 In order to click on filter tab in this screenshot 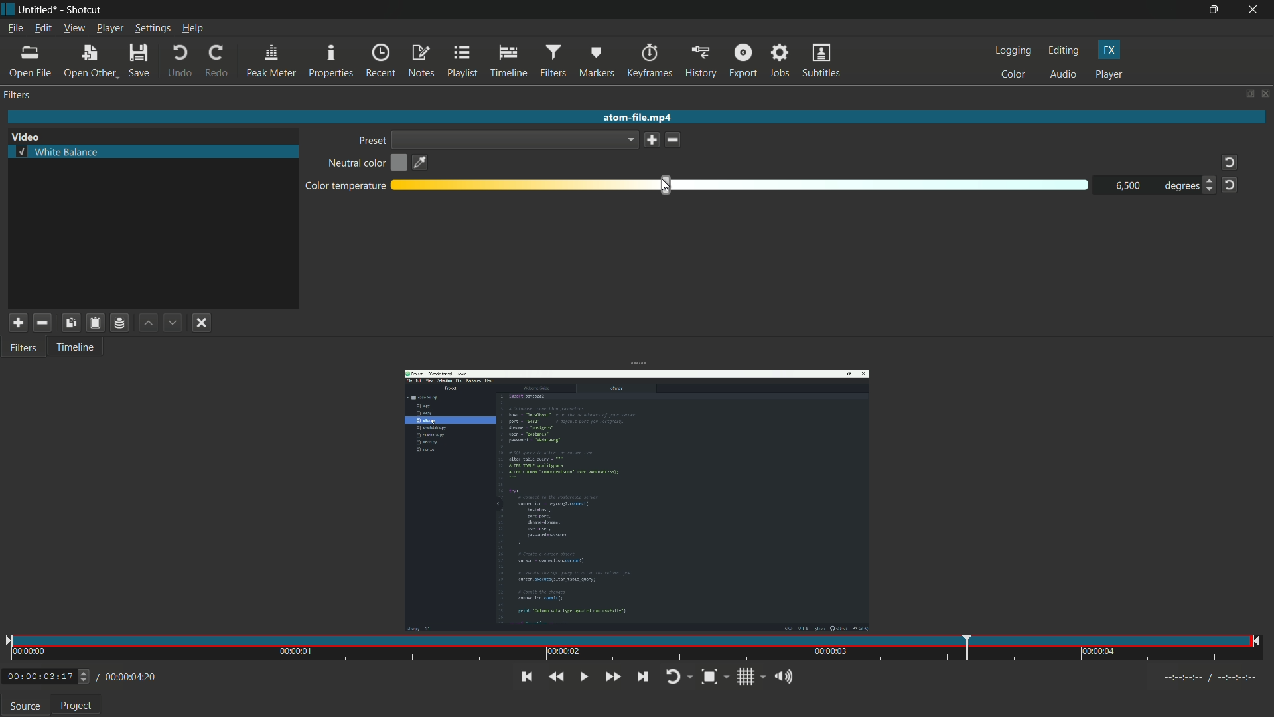, I will do `click(25, 349)`.